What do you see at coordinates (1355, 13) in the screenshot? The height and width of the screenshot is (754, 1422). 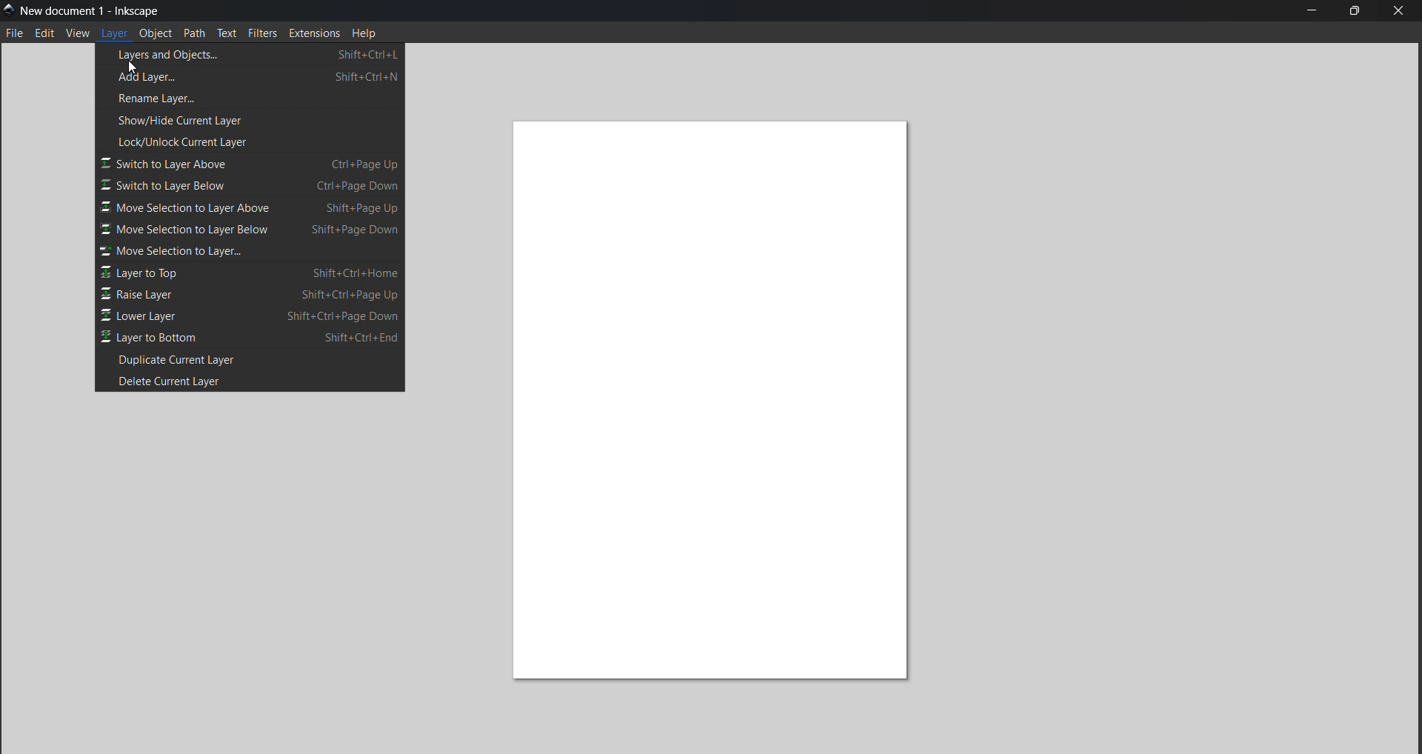 I see `maximize` at bounding box center [1355, 13].